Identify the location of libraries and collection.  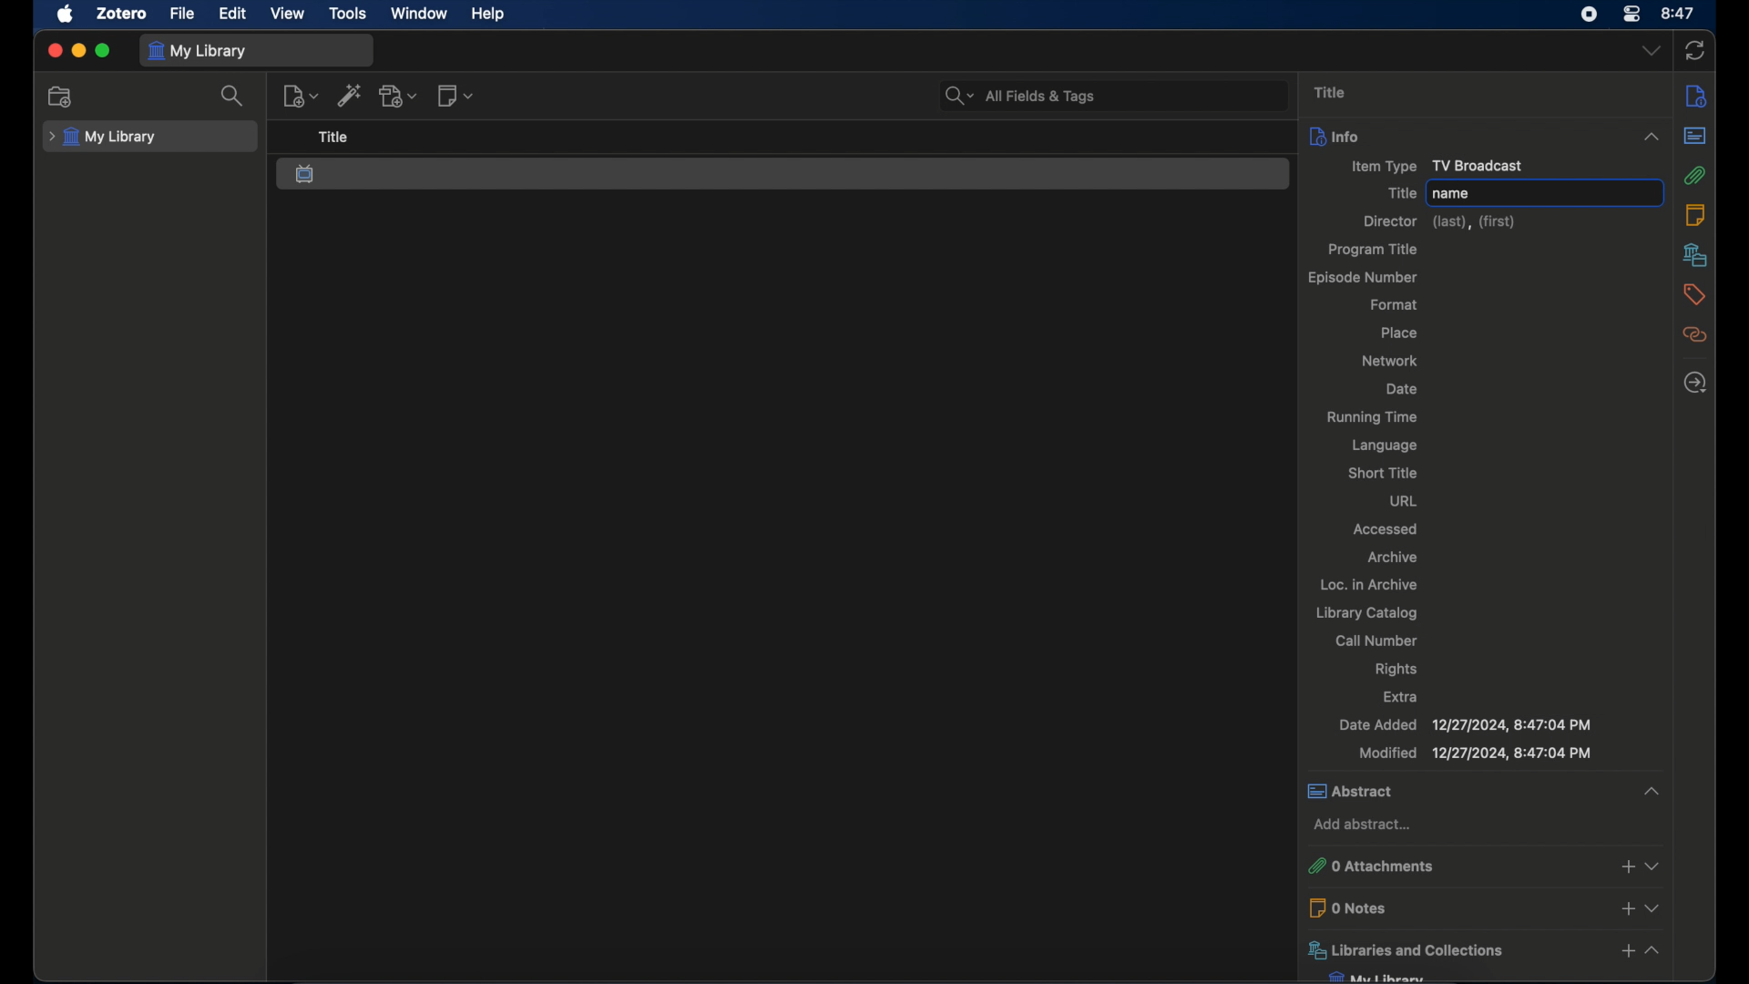
(1453, 949).